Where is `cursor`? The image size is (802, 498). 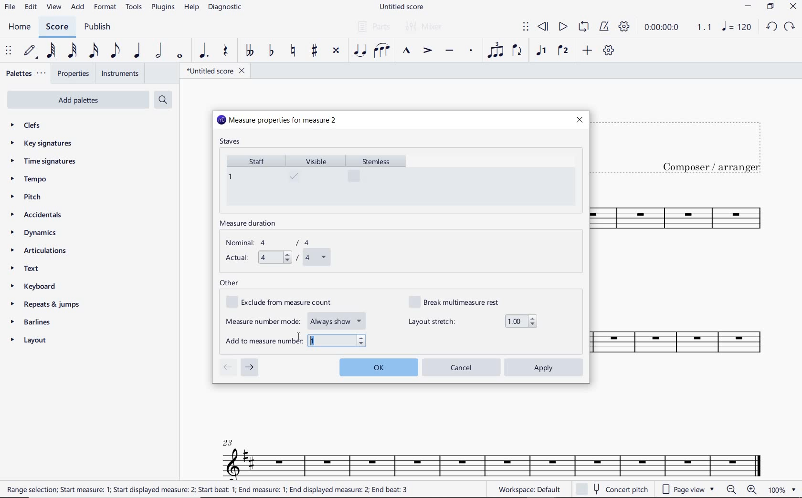 cursor is located at coordinates (298, 338).